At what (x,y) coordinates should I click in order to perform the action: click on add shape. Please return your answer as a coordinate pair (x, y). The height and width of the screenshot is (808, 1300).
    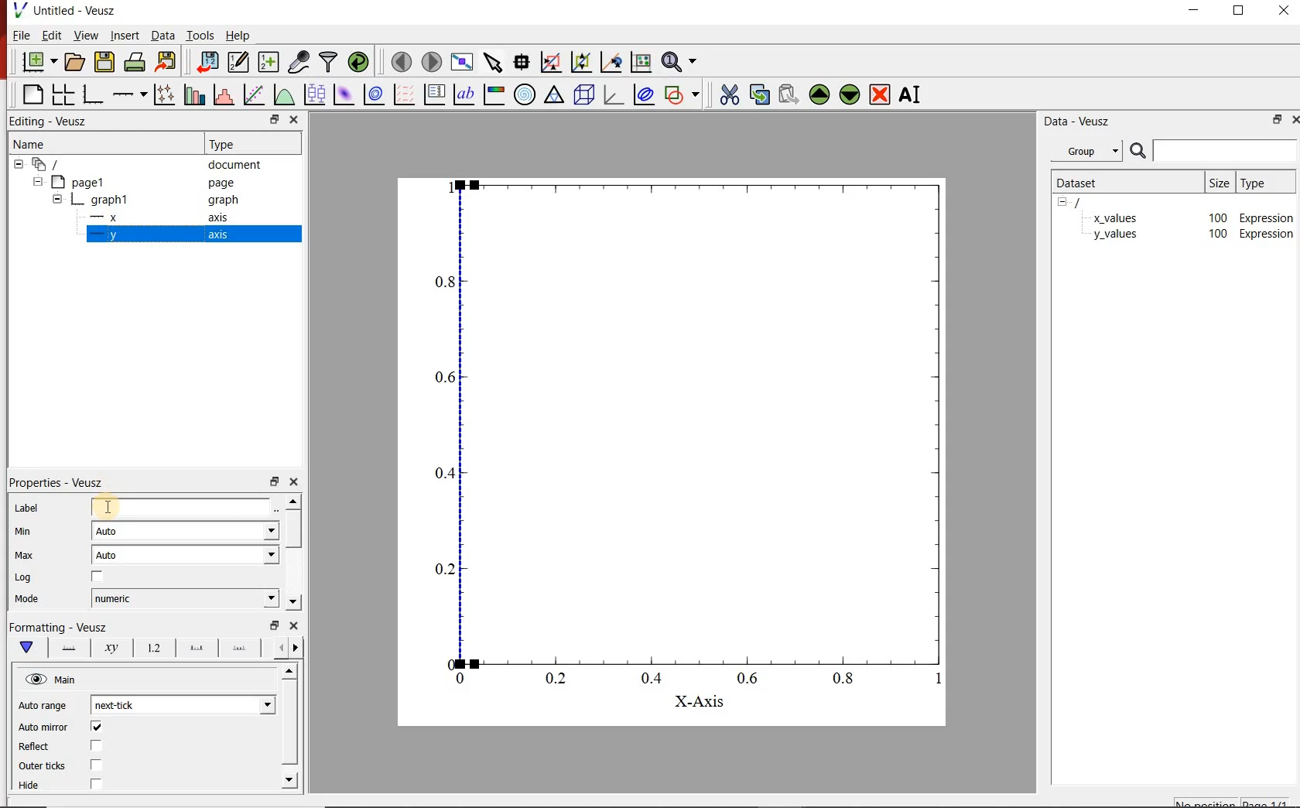
    Looking at the image, I should click on (682, 95).